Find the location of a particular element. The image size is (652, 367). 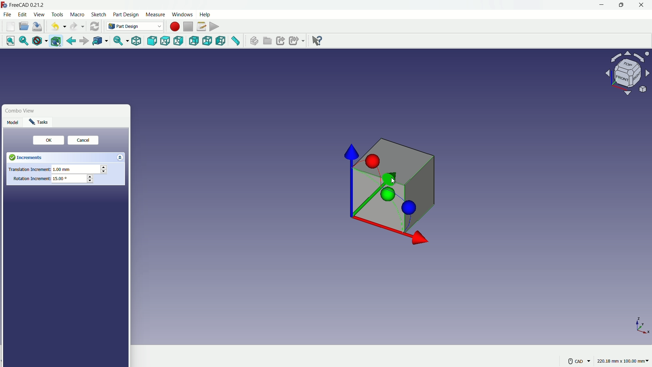

Part Design is located at coordinates (135, 26).